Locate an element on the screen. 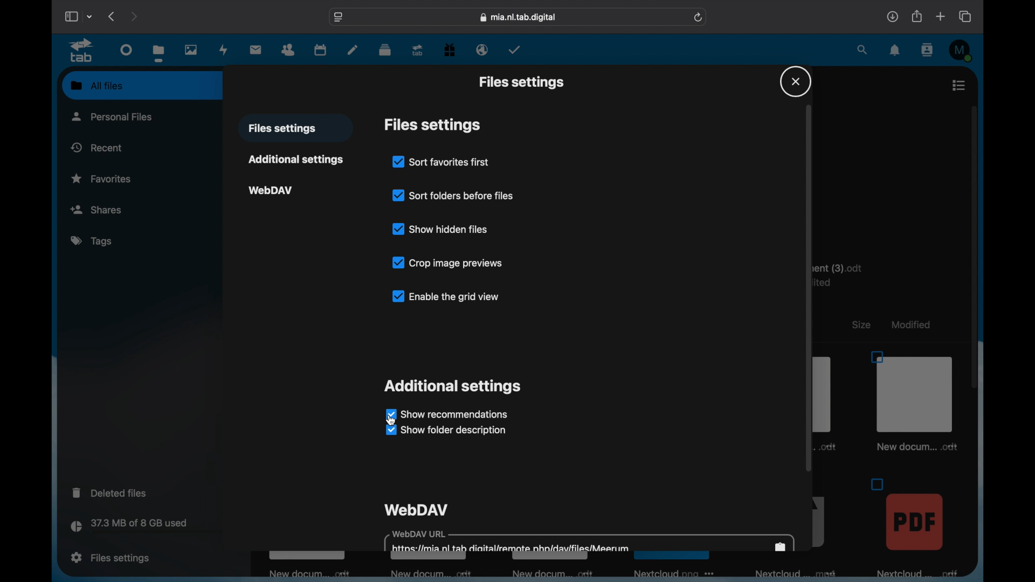  next is located at coordinates (135, 16).